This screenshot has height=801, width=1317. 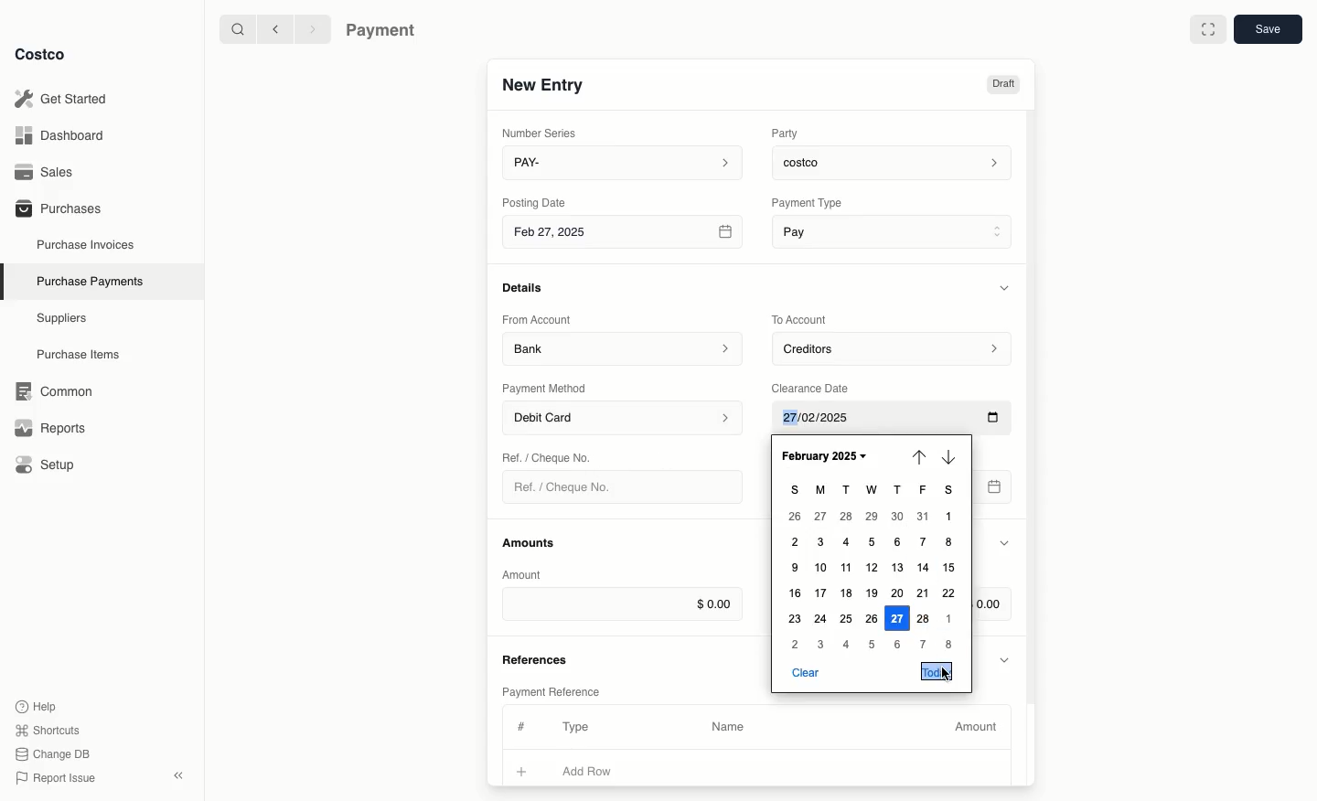 What do you see at coordinates (58, 208) in the screenshot?
I see `Purchases` at bounding box center [58, 208].